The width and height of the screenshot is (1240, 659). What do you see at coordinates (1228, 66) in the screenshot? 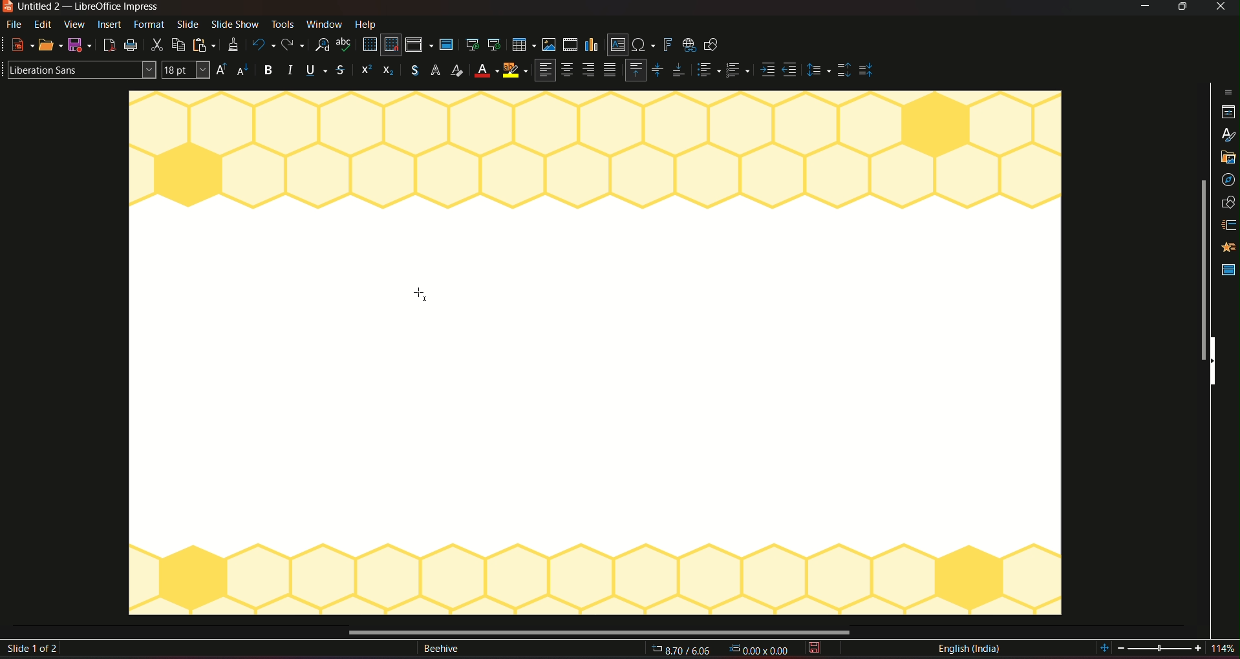
I see `sidebar settings` at bounding box center [1228, 66].